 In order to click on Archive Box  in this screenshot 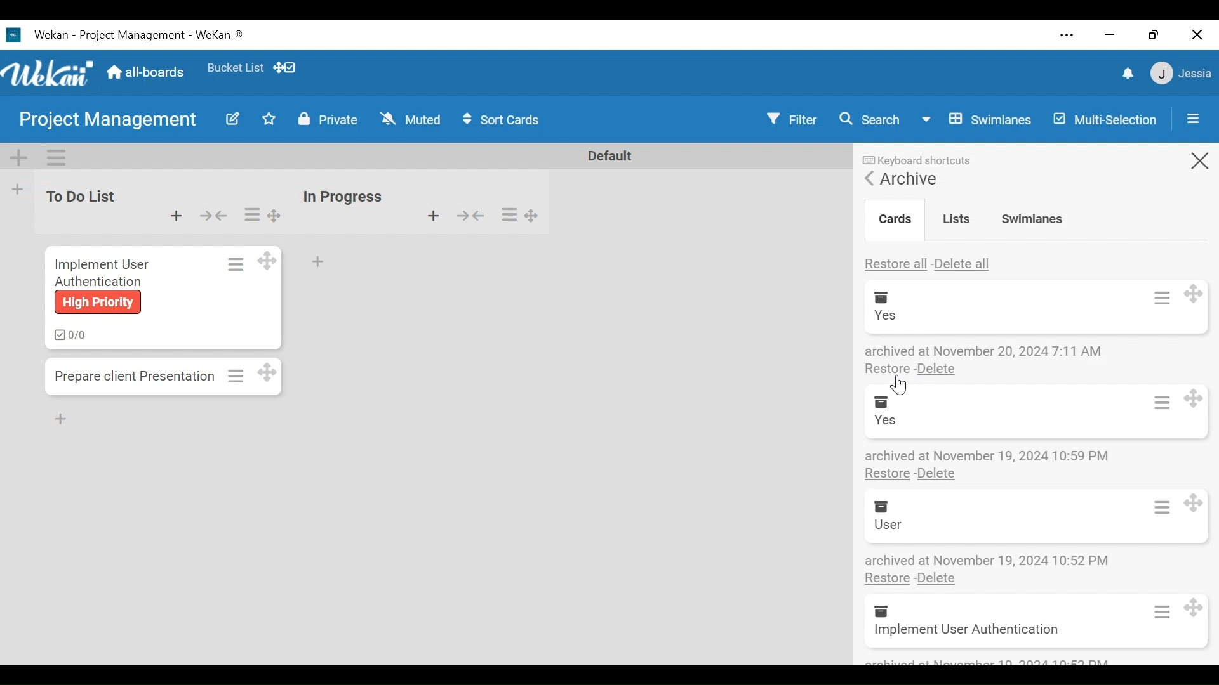, I will do `click(877, 507)`.